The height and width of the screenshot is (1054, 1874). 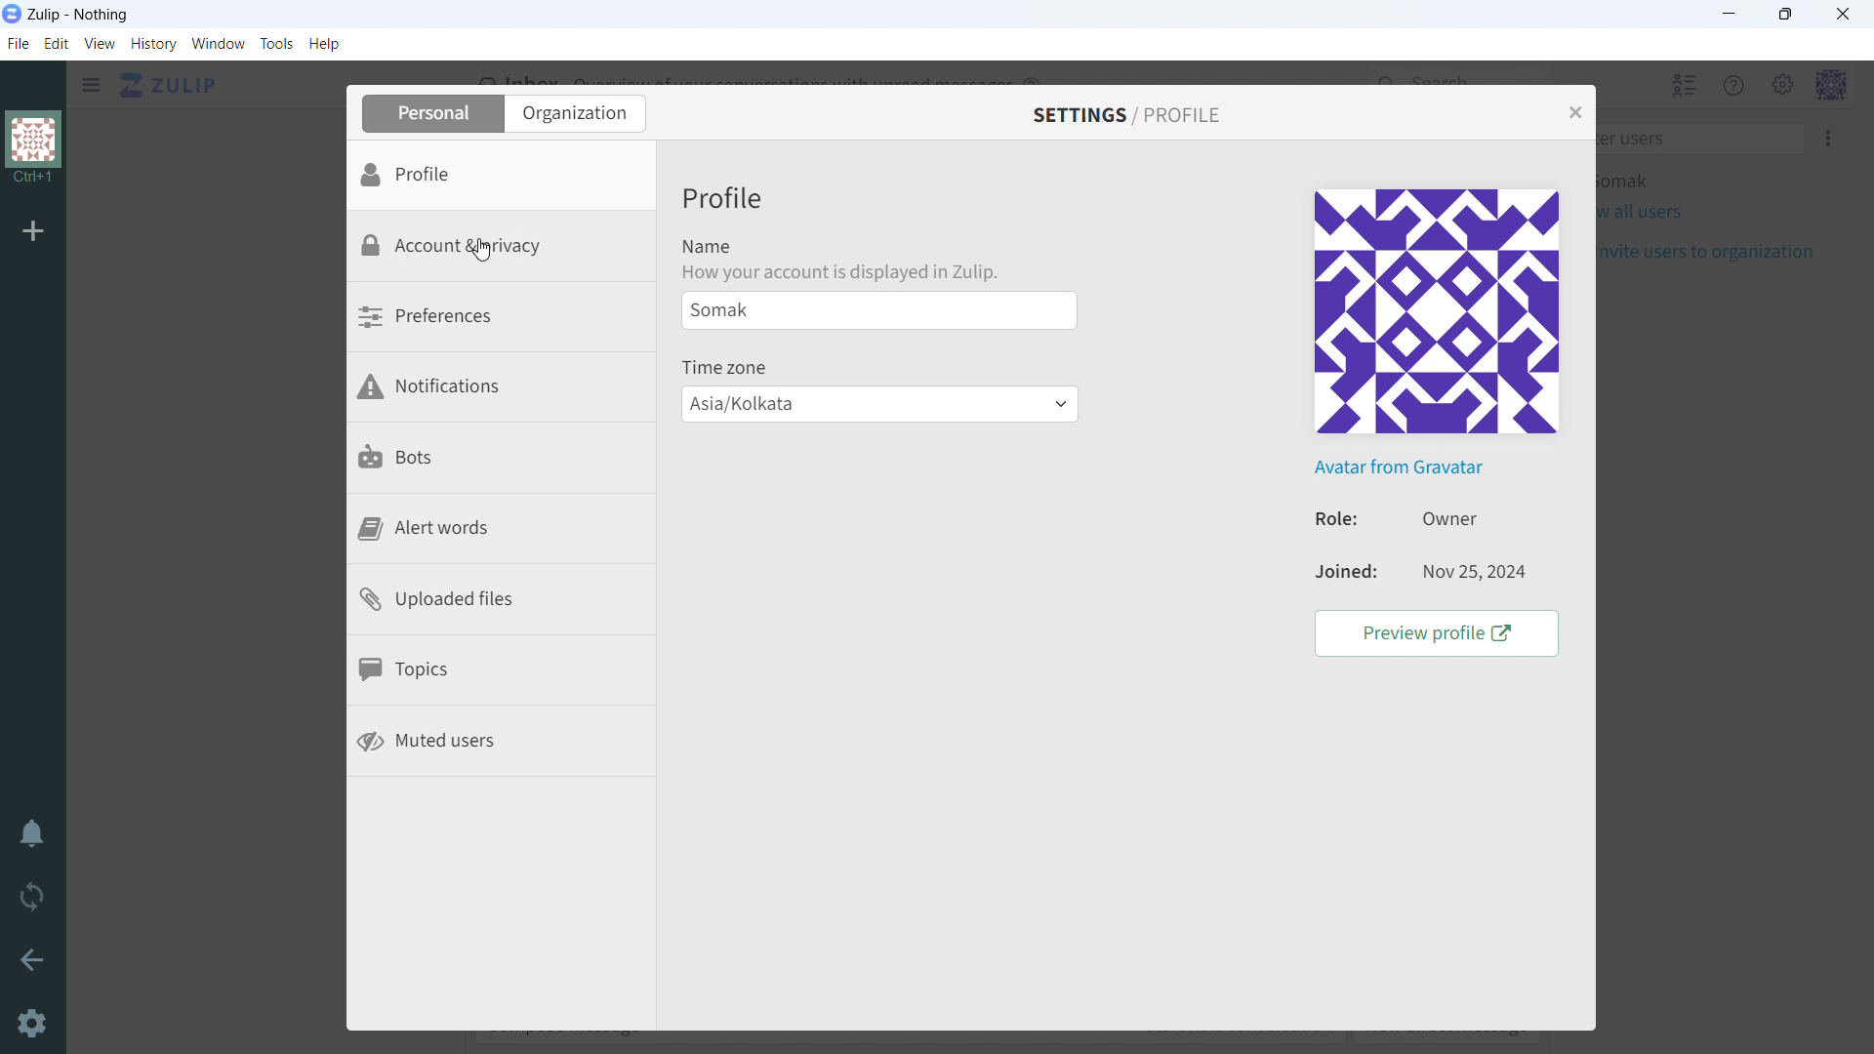 What do you see at coordinates (1327, 547) in the screenshot?
I see `Role: Owner Joined: Nov 25,2024` at bounding box center [1327, 547].